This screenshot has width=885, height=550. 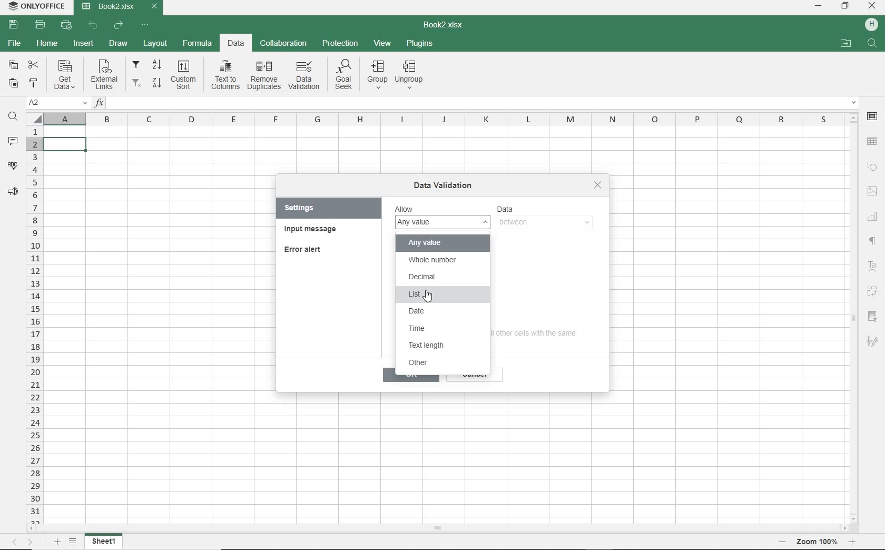 What do you see at coordinates (440, 243) in the screenshot?
I see `any value` at bounding box center [440, 243].